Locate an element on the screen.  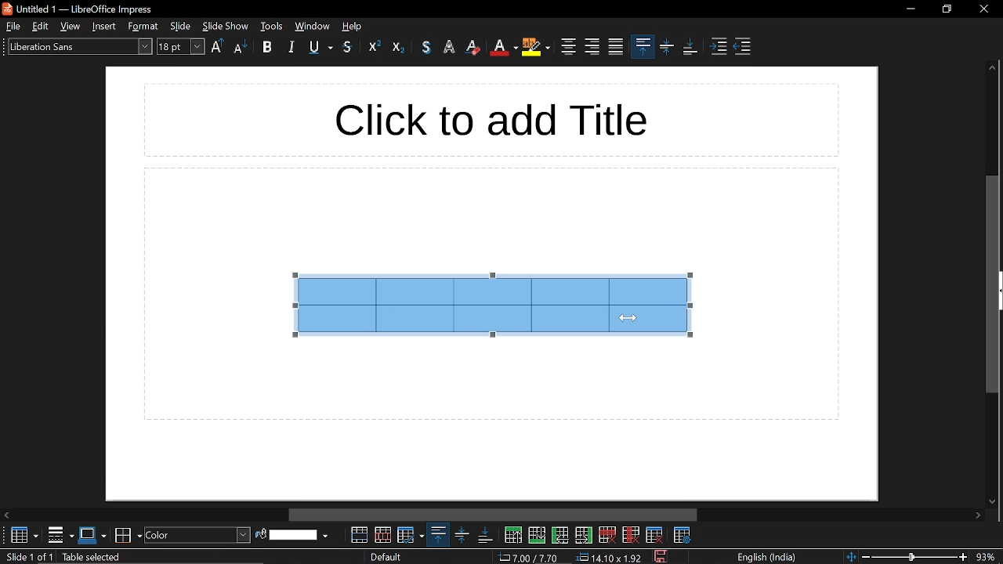
delete row  is located at coordinates (607, 534).